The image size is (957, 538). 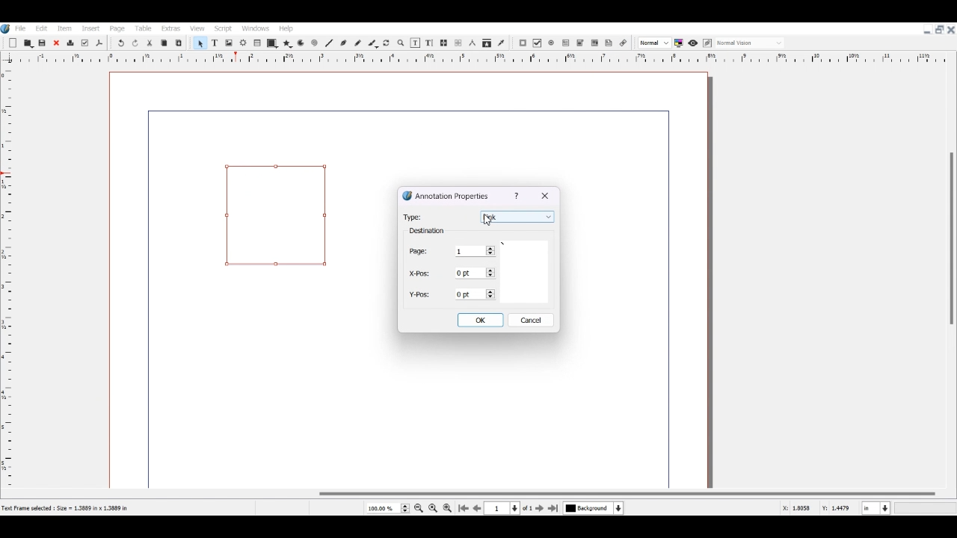 I want to click on Redo, so click(x=136, y=43).